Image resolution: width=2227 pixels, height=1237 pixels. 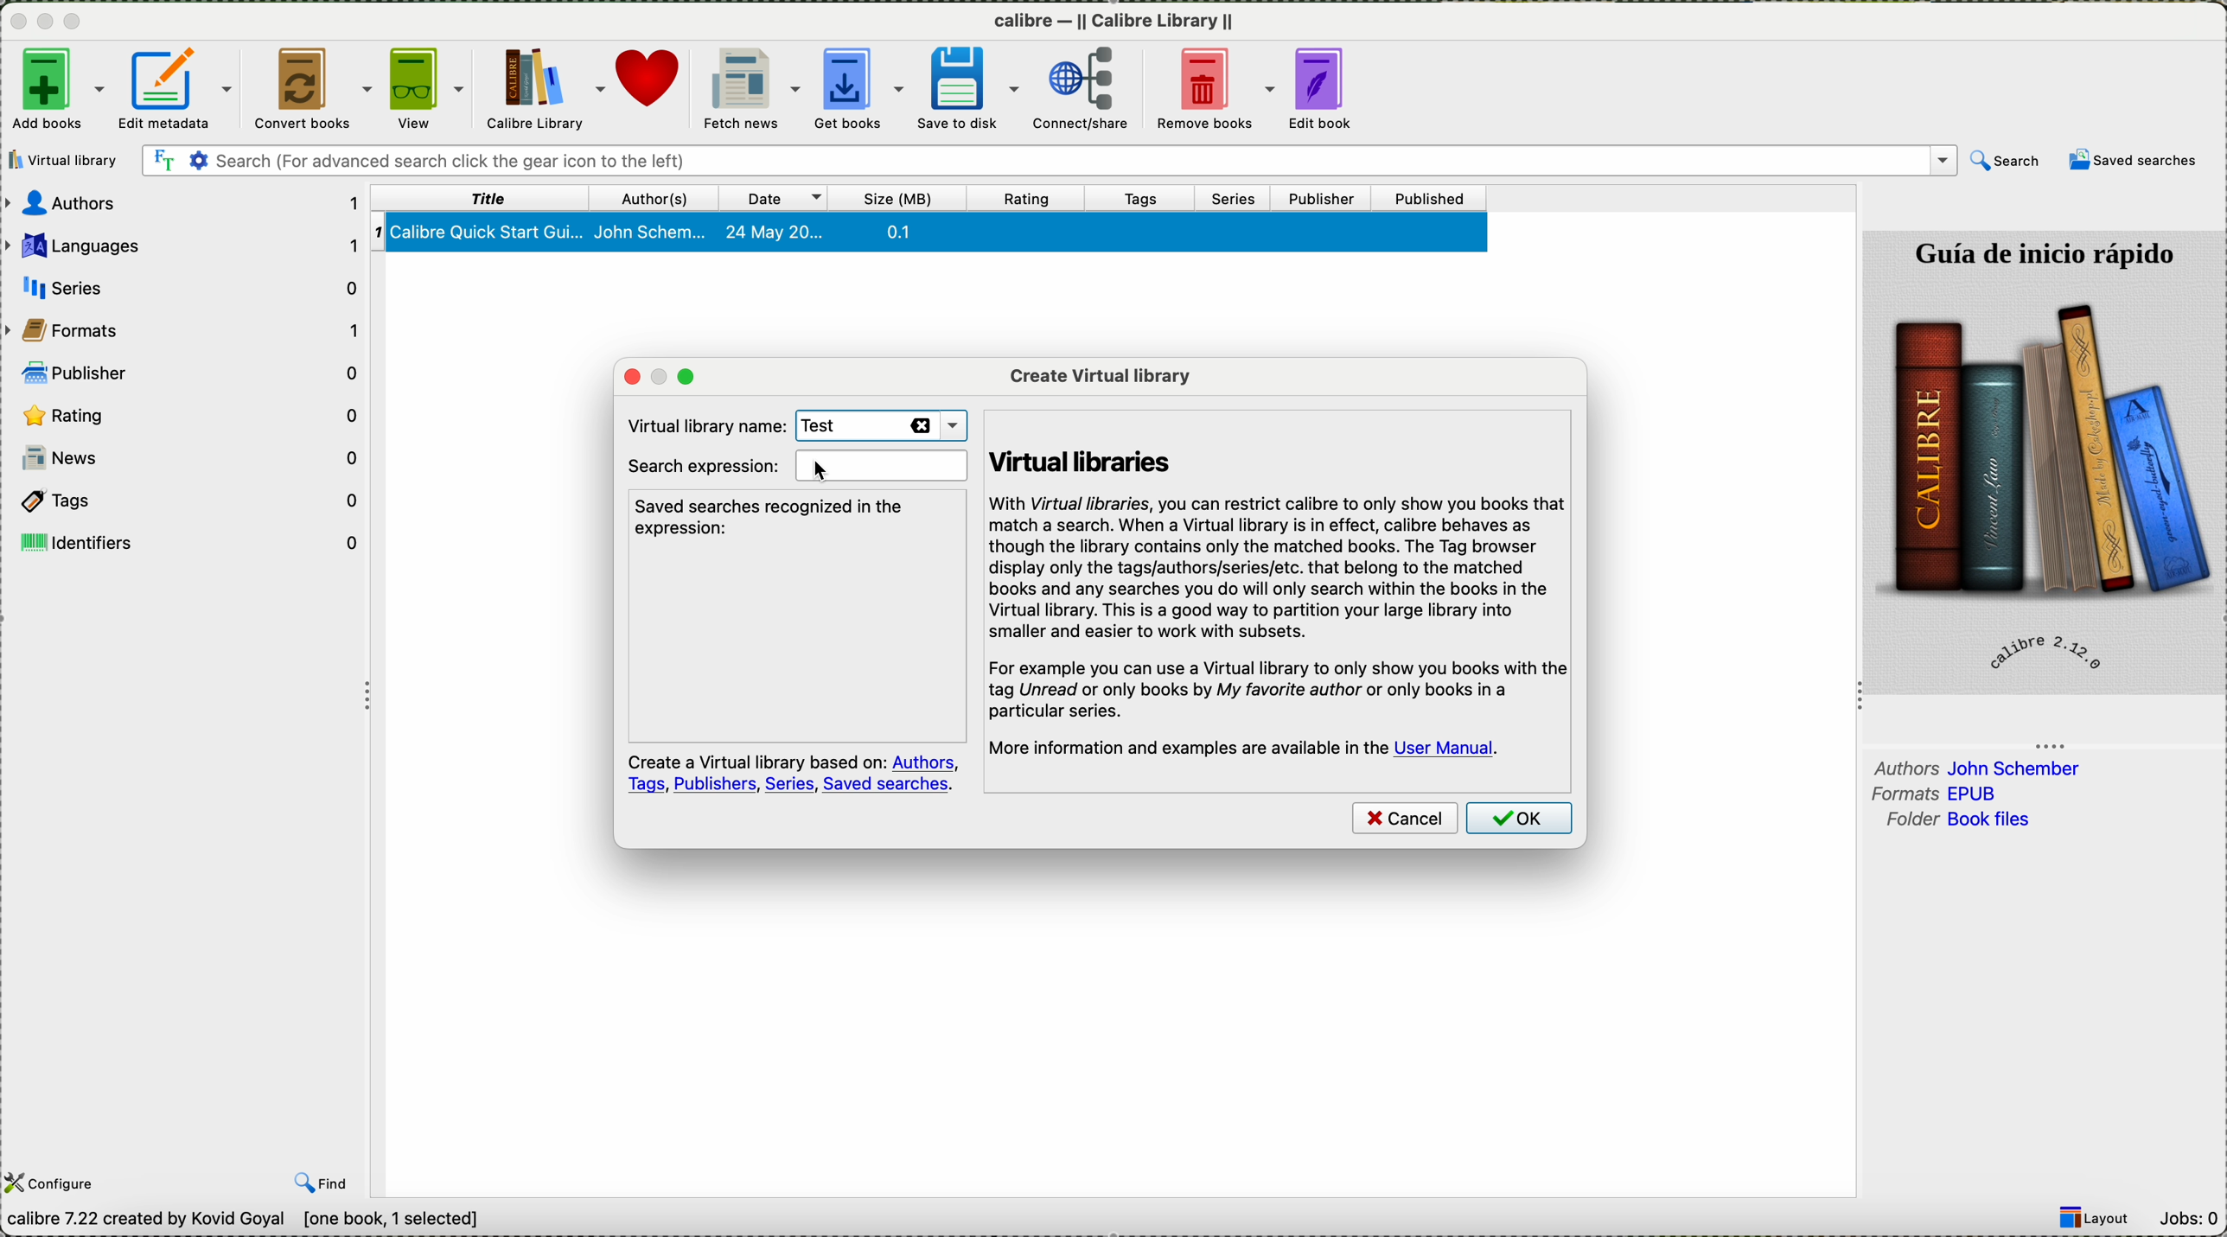 What do you see at coordinates (2100, 1218) in the screenshot?
I see `layout` at bounding box center [2100, 1218].